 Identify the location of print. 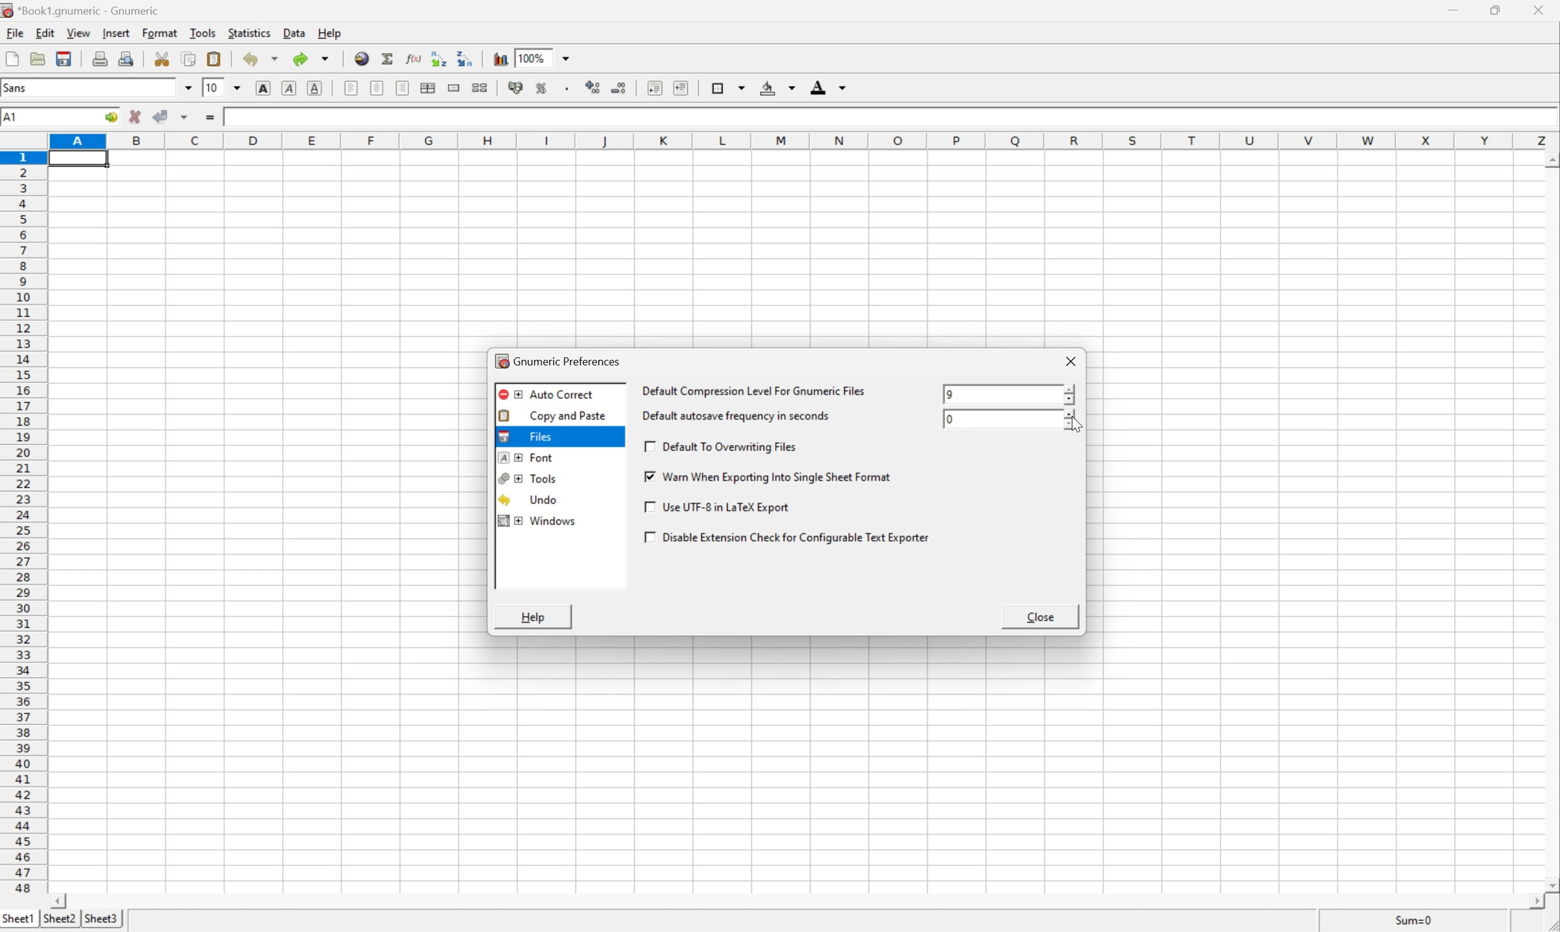
(101, 57).